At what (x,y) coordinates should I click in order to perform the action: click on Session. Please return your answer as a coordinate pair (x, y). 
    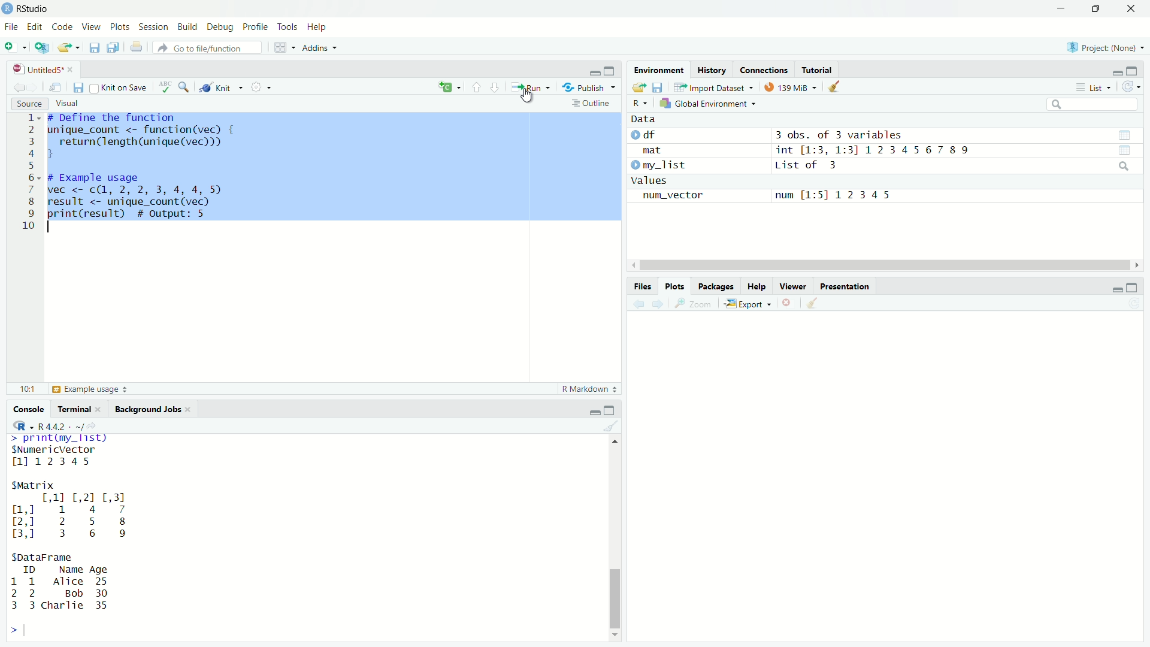
    Looking at the image, I should click on (154, 26).